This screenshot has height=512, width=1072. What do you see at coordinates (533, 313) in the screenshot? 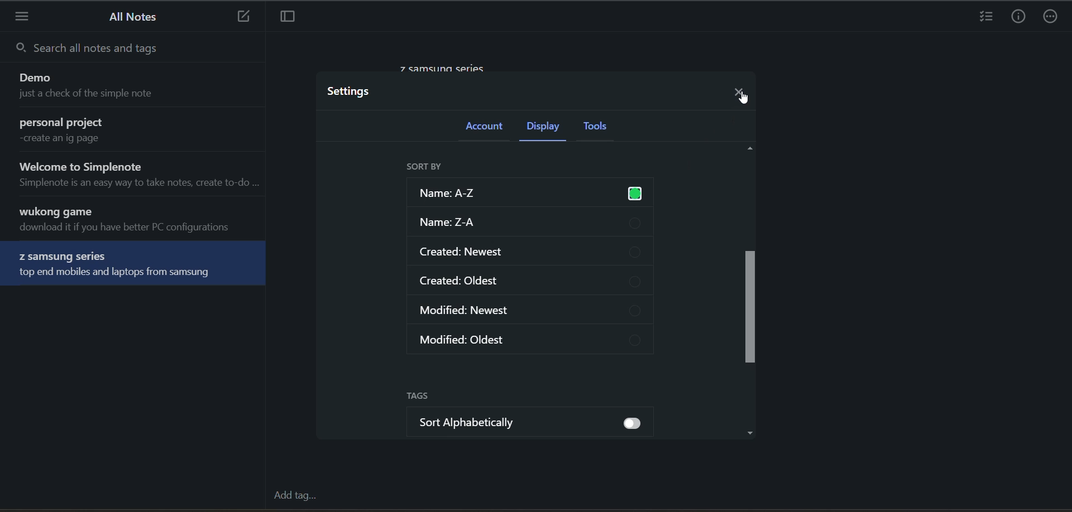
I see `modified: newest` at bounding box center [533, 313].